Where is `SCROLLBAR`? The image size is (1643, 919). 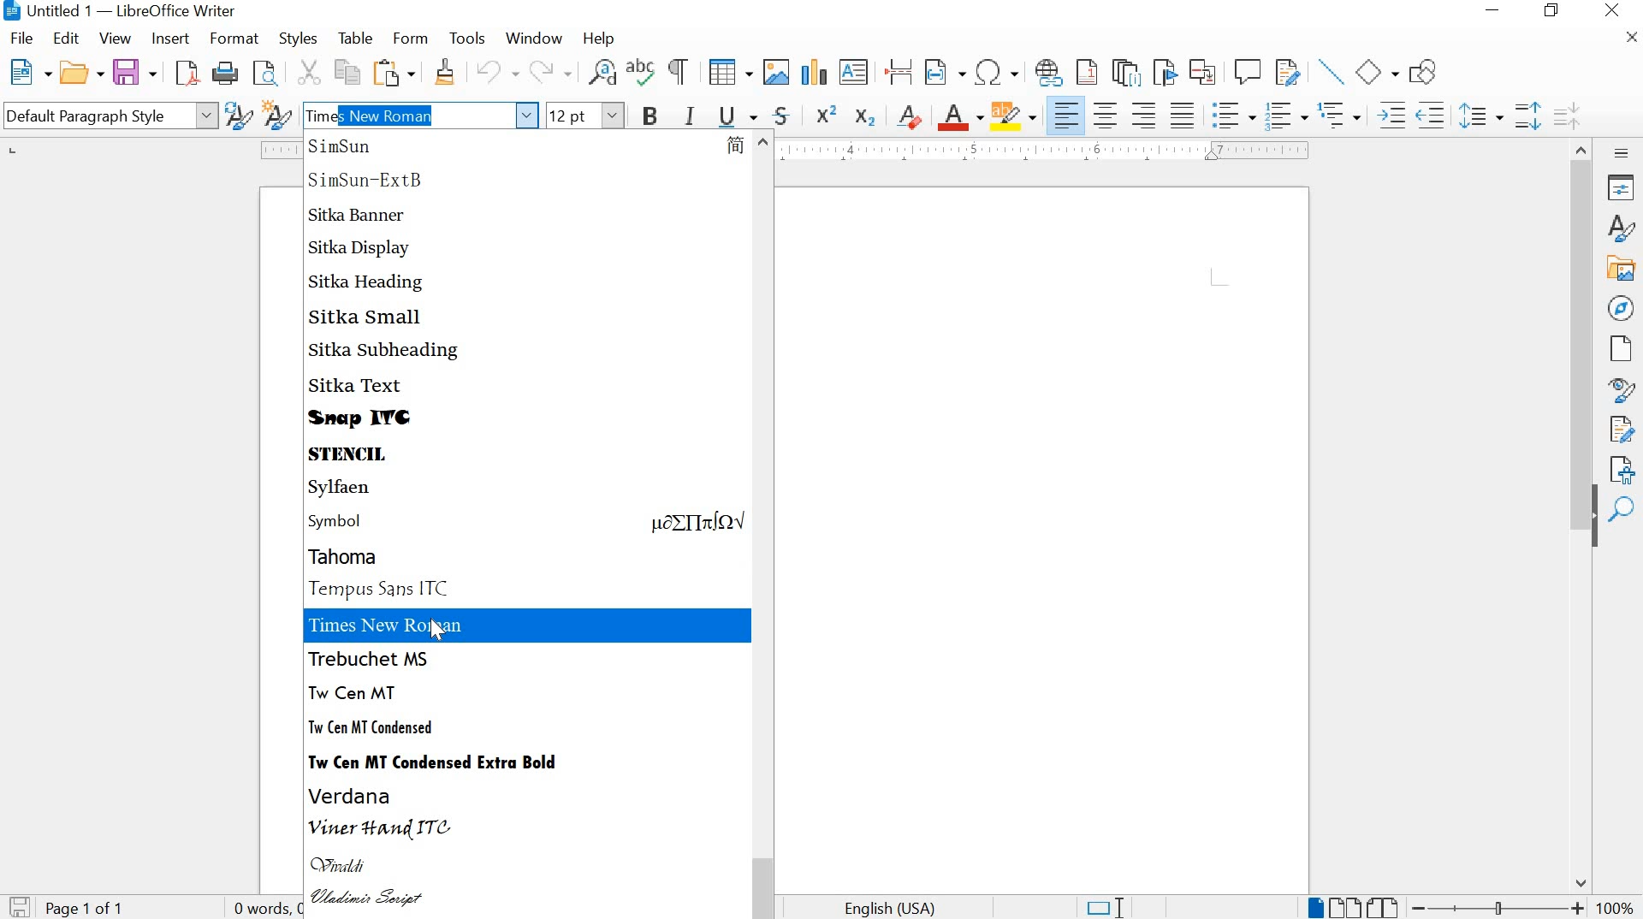
SCROLLBAR is located at coordinates (767, 524).